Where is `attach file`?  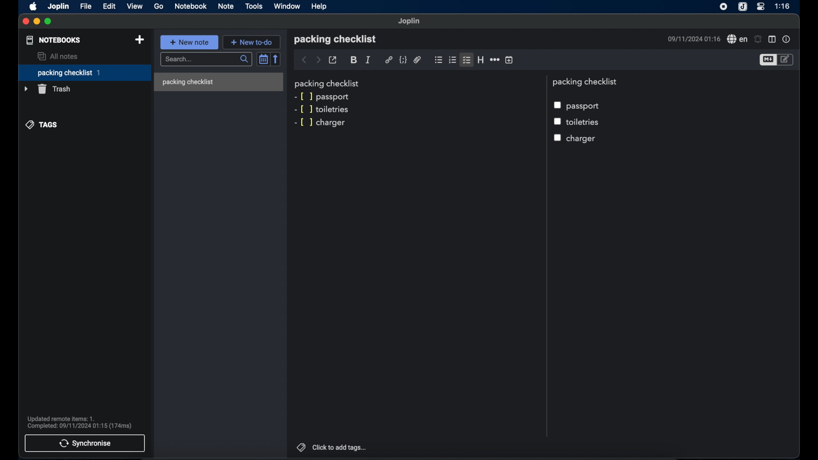 attach file is located at coordinates (417, 60).